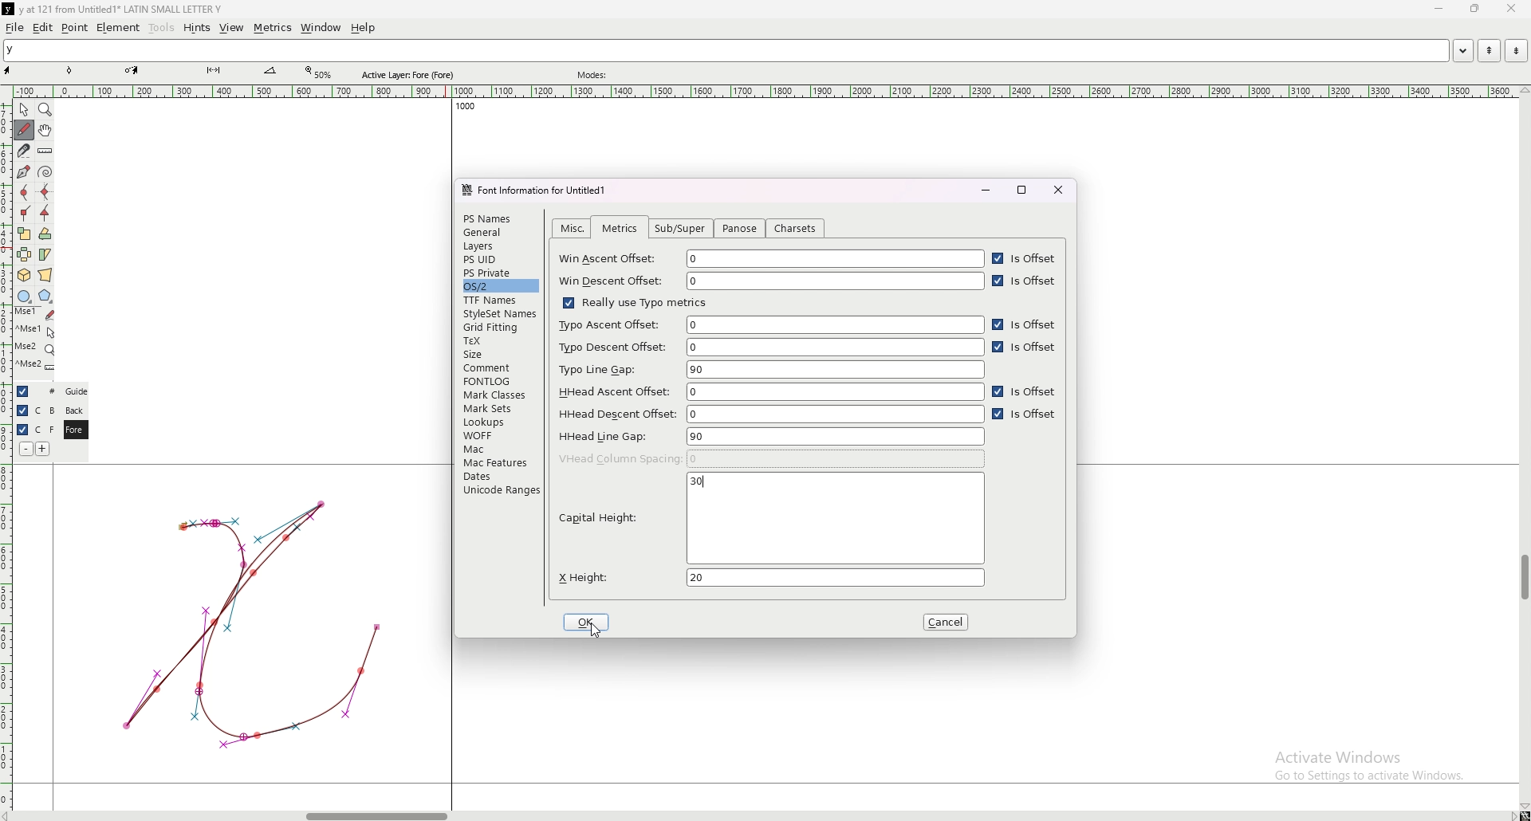 The image size is (1531, 821). I want to click on hhead line gap 90, so click(770, 436).